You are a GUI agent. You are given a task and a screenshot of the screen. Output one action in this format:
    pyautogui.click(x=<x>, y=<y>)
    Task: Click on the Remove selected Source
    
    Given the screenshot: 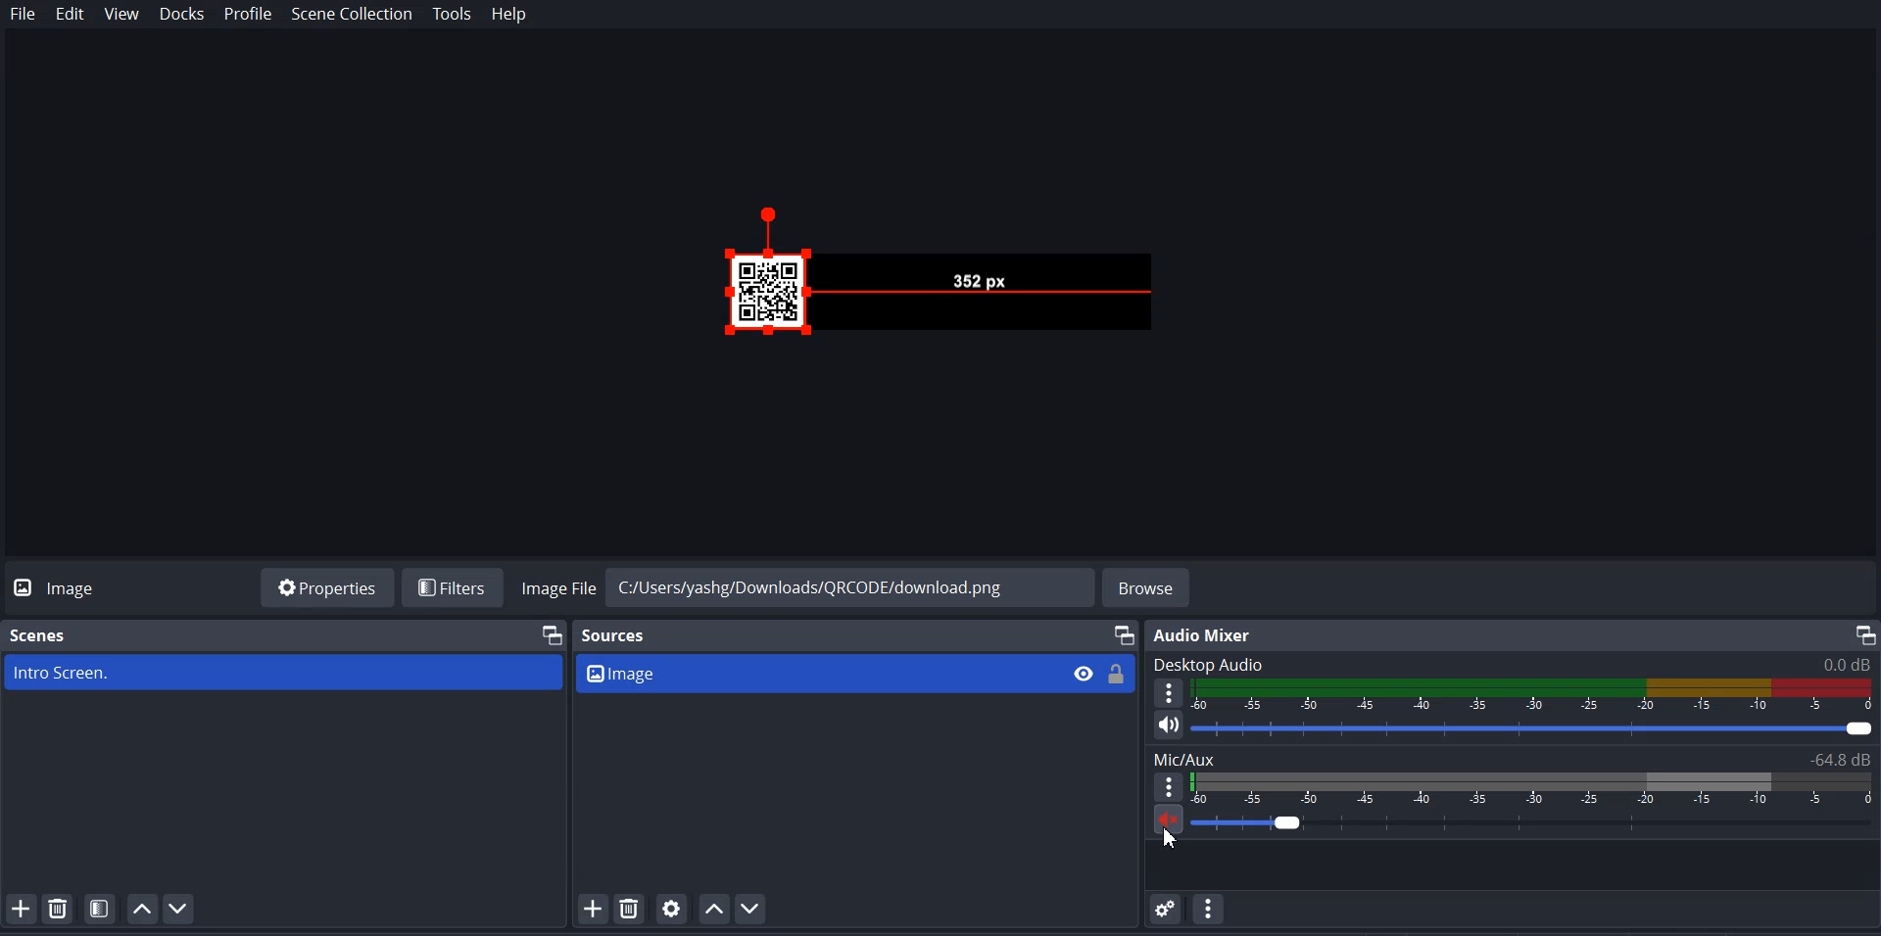 What is the action you would take?
    pyautogui.click(x=628, y=908)
    